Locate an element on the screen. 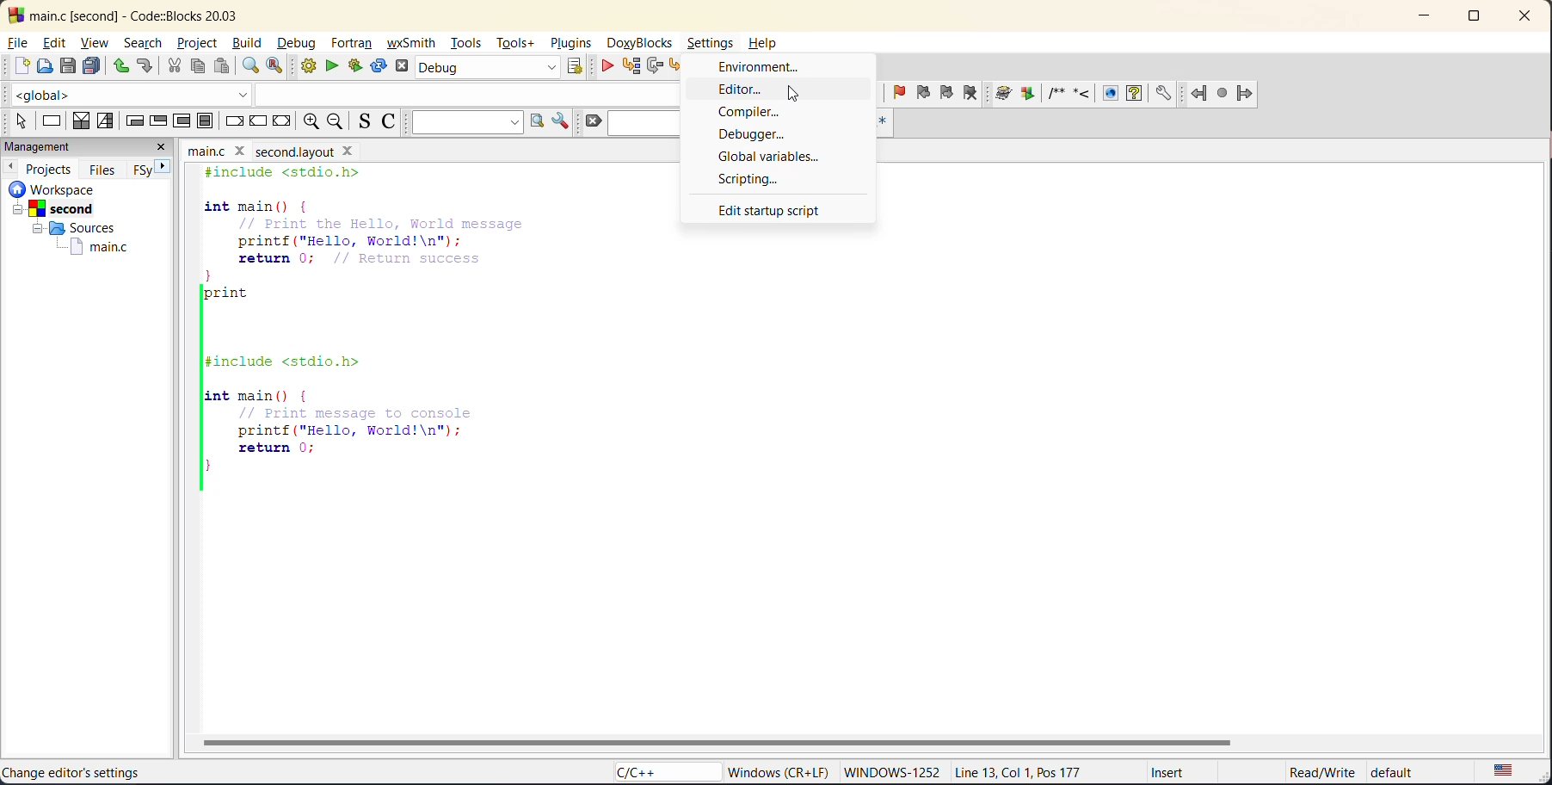 This screenshot has width=1552, height=785. paste is located at coordinates (221, 66).